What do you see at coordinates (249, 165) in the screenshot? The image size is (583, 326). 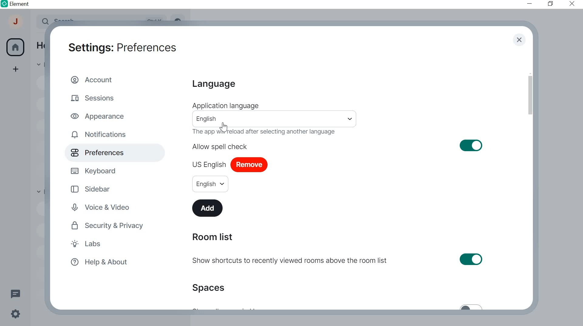 I see `Remove` at bounding box center [249, 165].